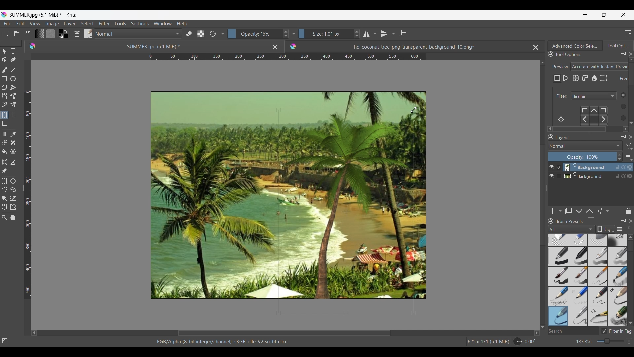 This screenshot has width=634, height=357. I want to click on Close brush presets panel, so click(631, 221).